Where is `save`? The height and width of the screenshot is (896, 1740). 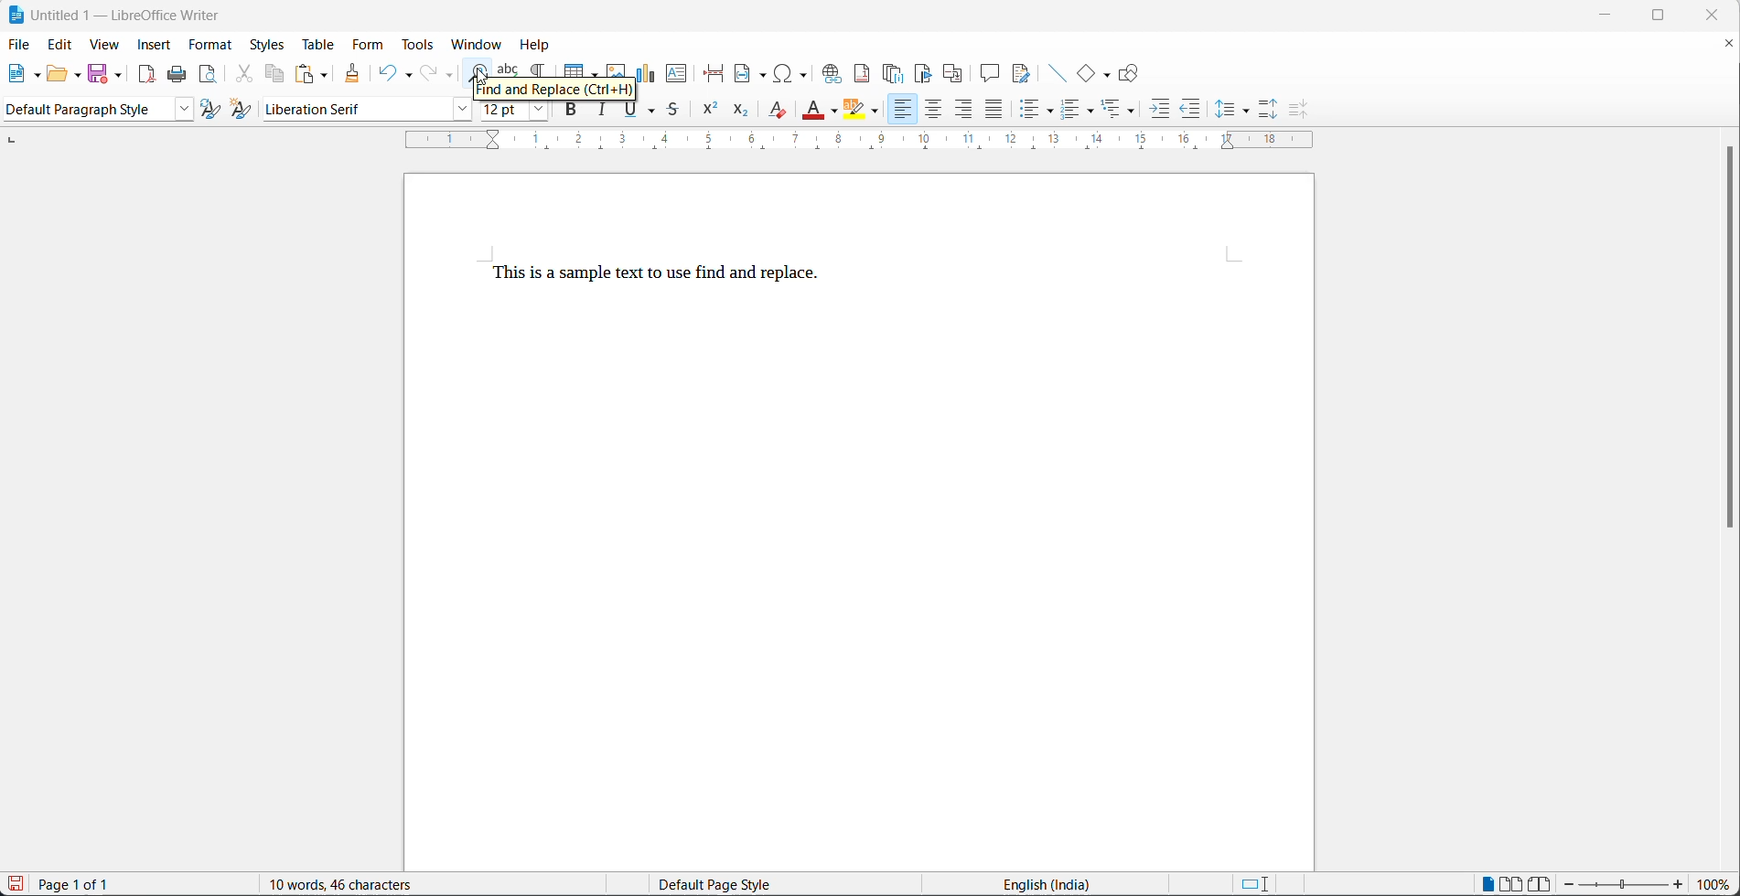
save is located at coordinates (16, 883).